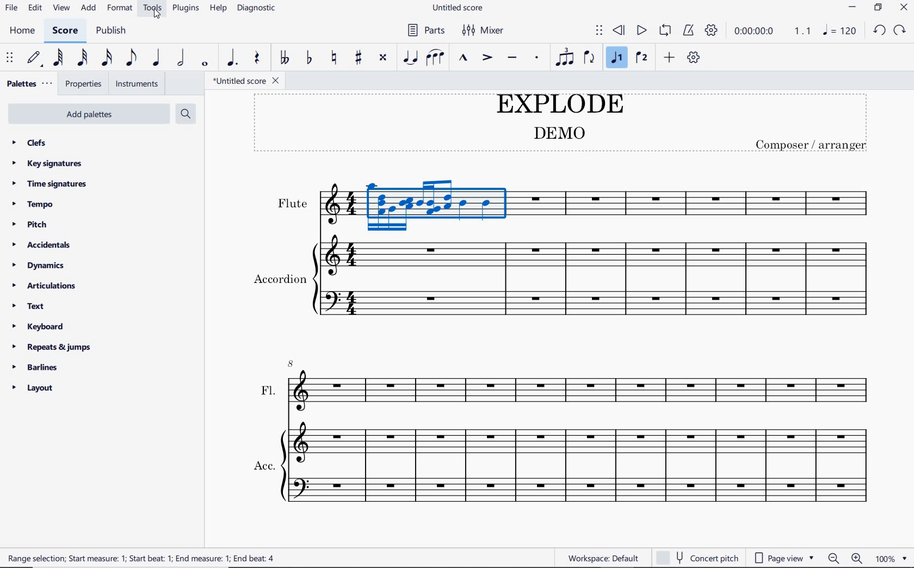 Image resolution: width=914 pixels, height=568 pixels. Describe the element at coordinates (902, 7) in the screenshot. I see `close` at that location.